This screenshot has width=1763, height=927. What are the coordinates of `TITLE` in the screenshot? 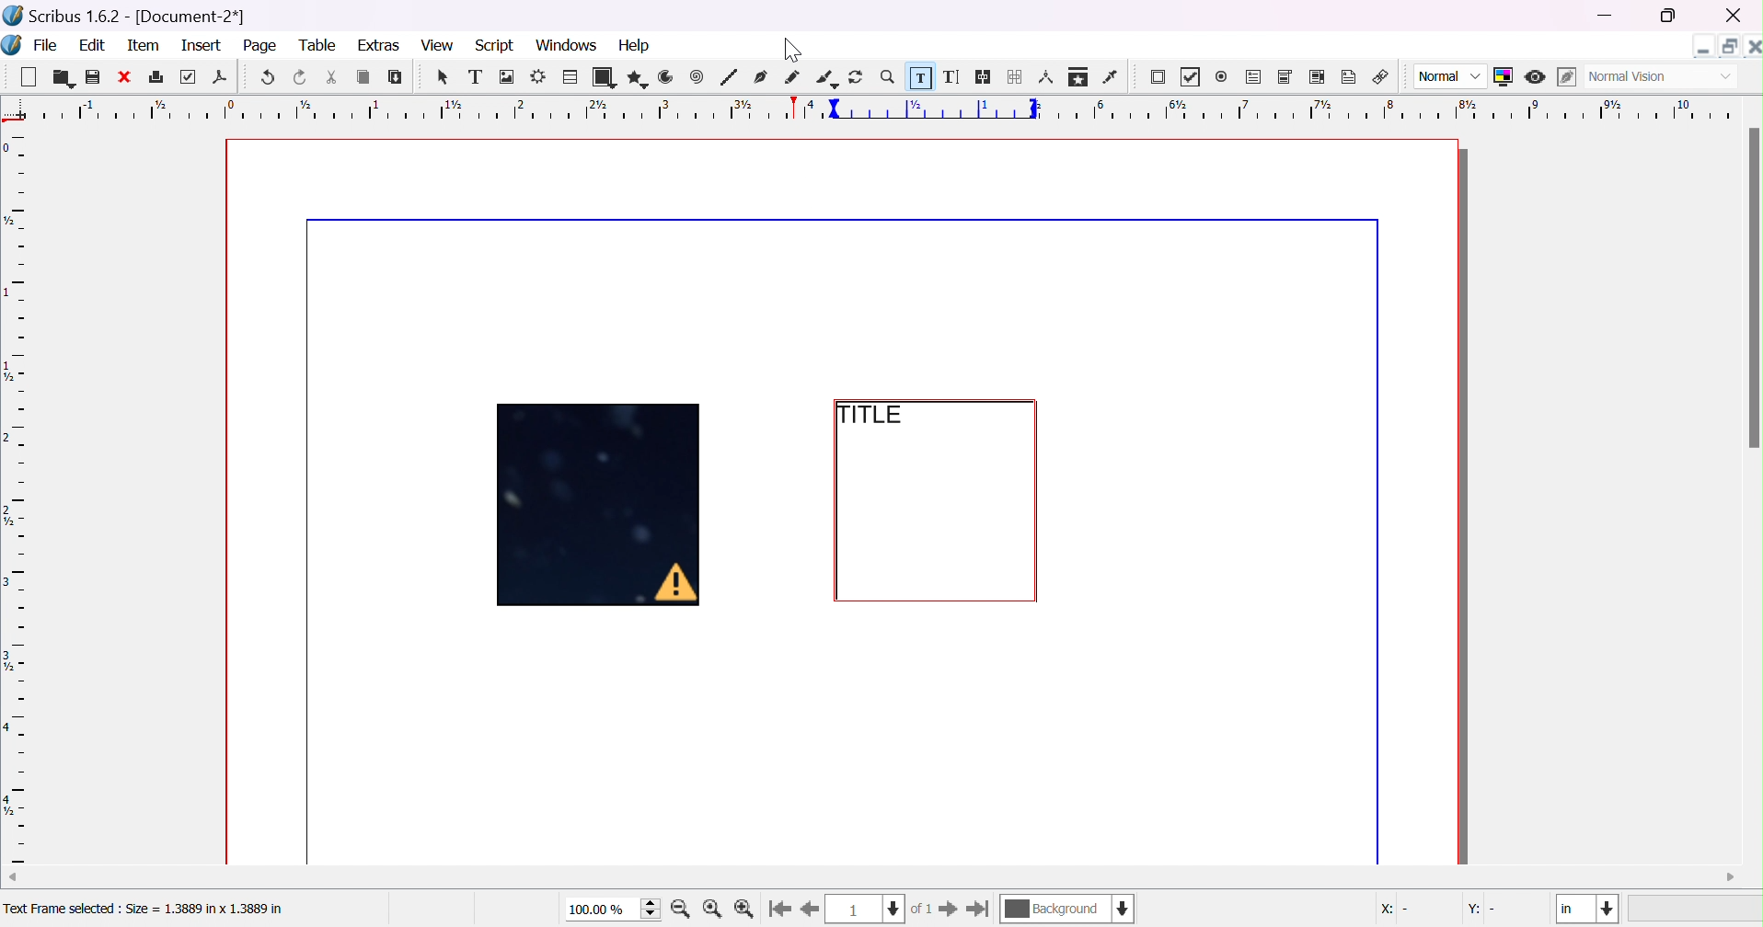 It's located at (874, 413).